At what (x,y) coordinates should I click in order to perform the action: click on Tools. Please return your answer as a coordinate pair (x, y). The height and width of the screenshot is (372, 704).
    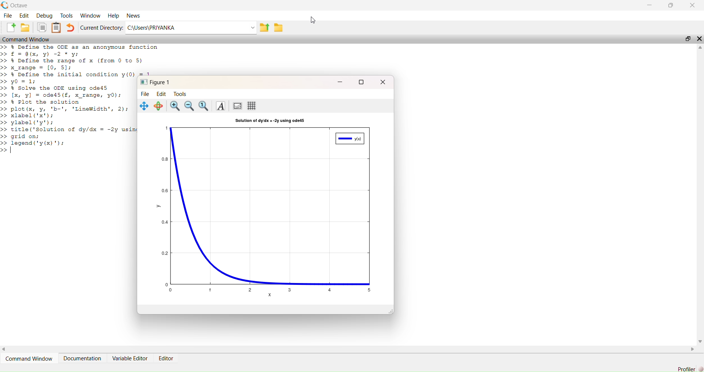
    Looking at the image, I should click on (66, 15).